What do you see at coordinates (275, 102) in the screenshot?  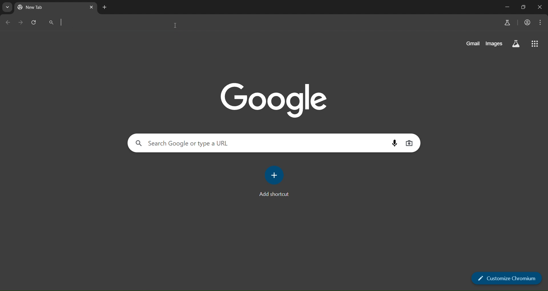 I see `google` at bounding box center [275, 102].